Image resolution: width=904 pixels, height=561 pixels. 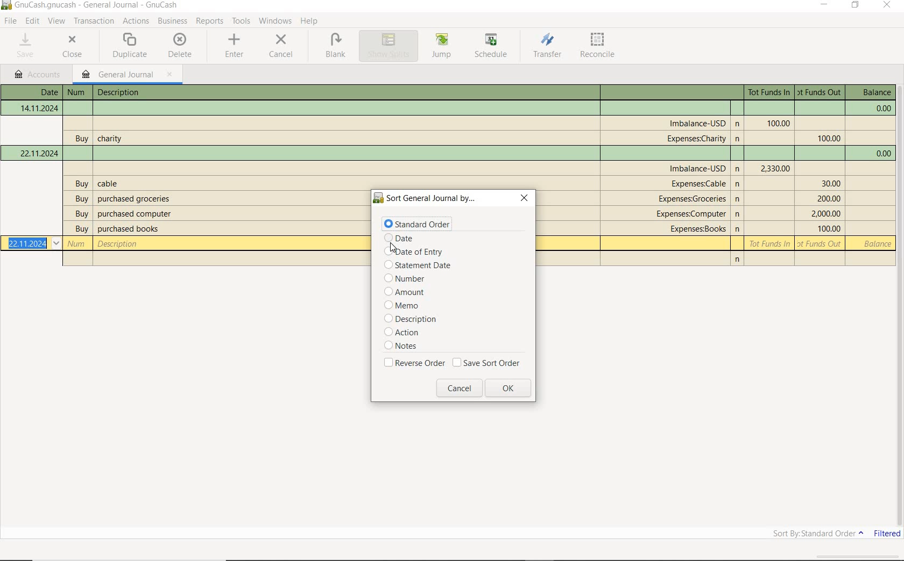 I want to click on Tot Funds In, so click(x=770, y=92).